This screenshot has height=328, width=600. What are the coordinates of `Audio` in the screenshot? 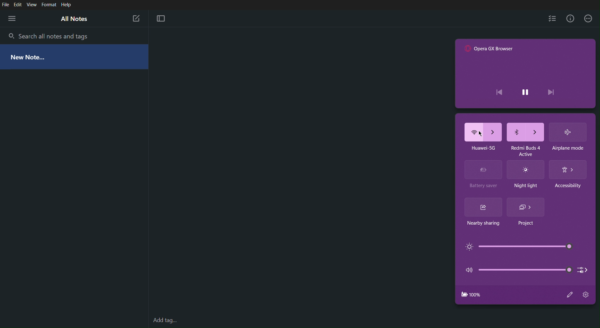 It's located at (526, 268).